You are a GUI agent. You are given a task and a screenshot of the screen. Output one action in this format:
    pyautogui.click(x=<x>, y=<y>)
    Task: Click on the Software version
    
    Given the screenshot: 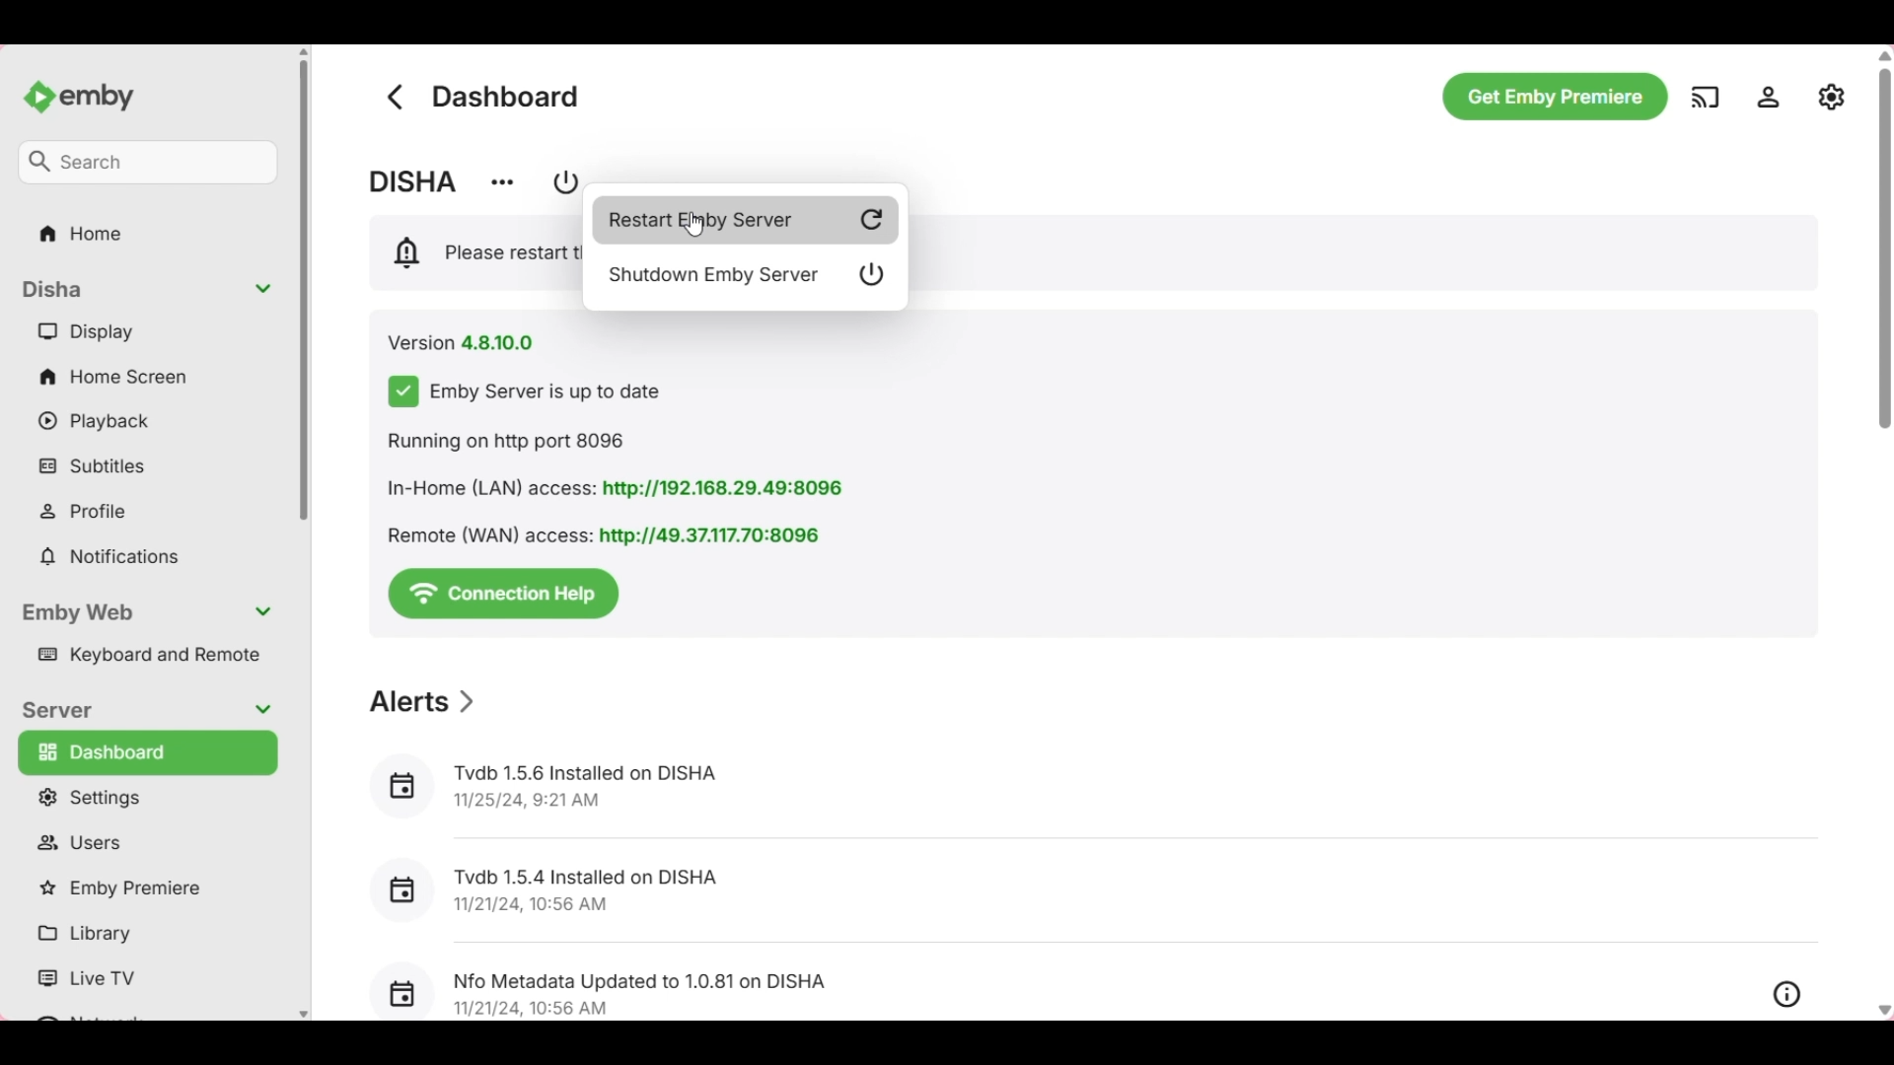 What is the action you would take?
    pyautogui.click(x=462, y=343)
    